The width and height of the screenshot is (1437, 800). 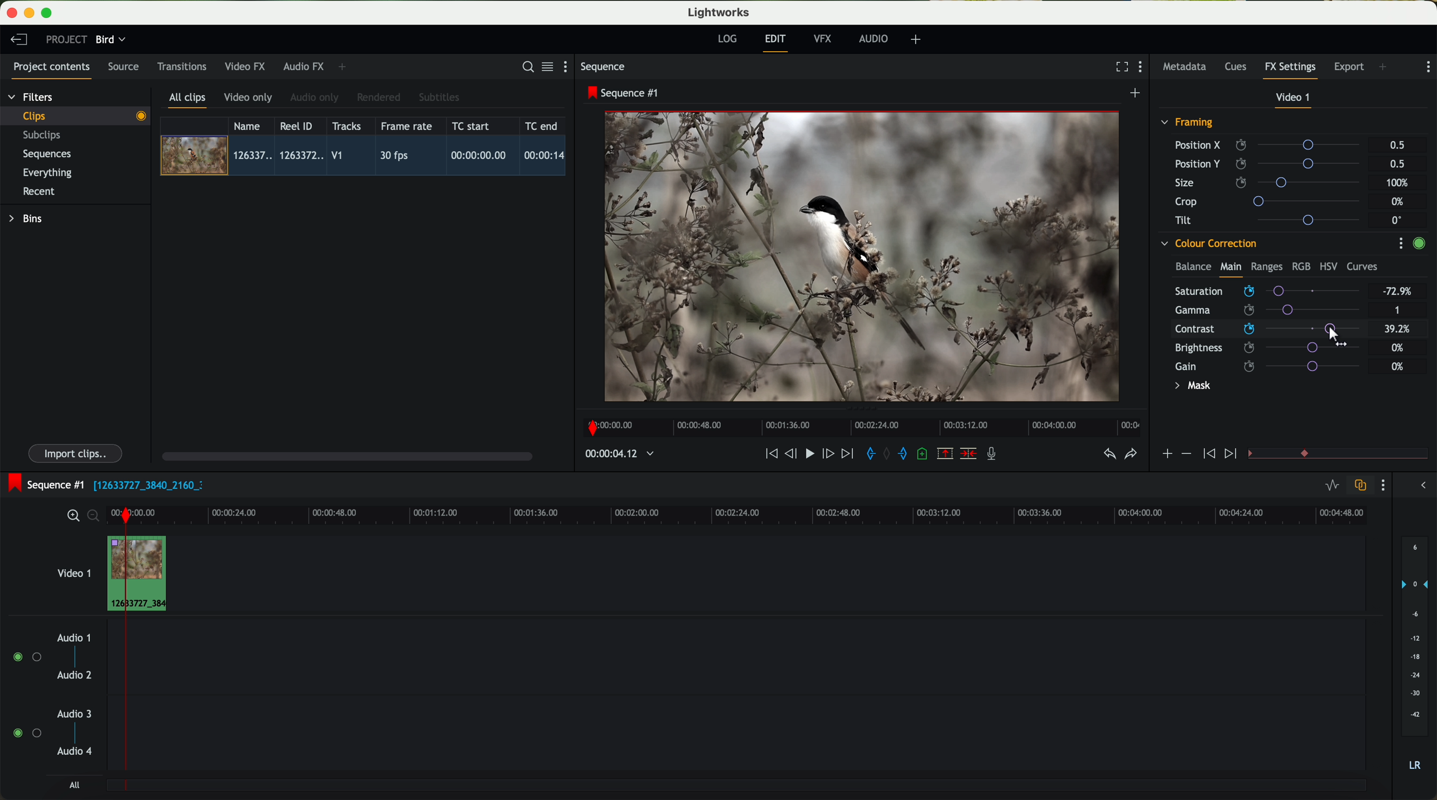 What do you see at coordinates (773, 515) in the screenshot?
I see `timeline` at bounding box center [773, 515].